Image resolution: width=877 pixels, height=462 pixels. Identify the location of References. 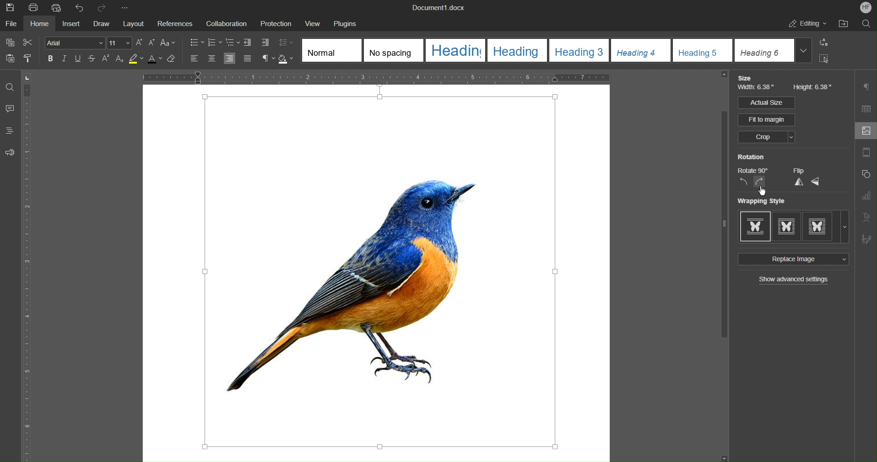
(174, 22).